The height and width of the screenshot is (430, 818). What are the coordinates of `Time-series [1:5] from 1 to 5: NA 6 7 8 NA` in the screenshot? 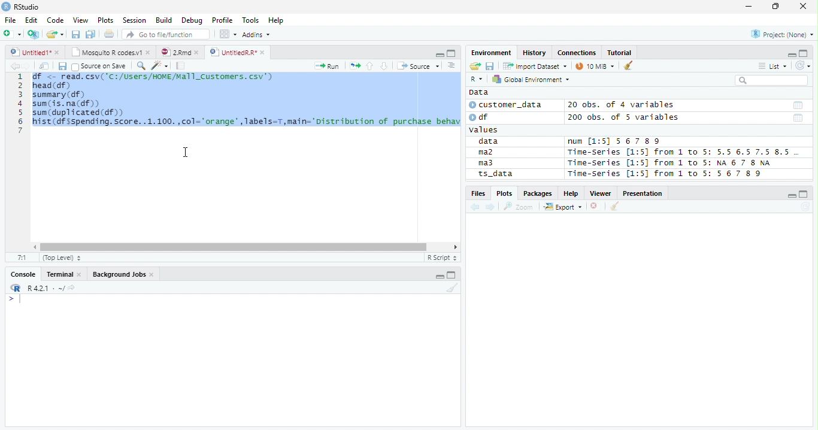 It's located at (674, 163).